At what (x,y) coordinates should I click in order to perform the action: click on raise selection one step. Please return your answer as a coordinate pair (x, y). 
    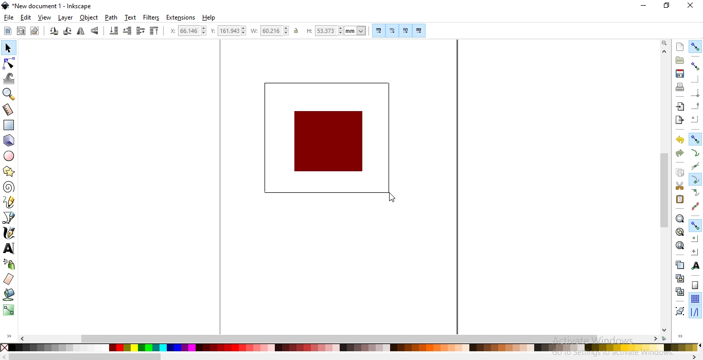
    Looking at the image, I should click on (140, 31).